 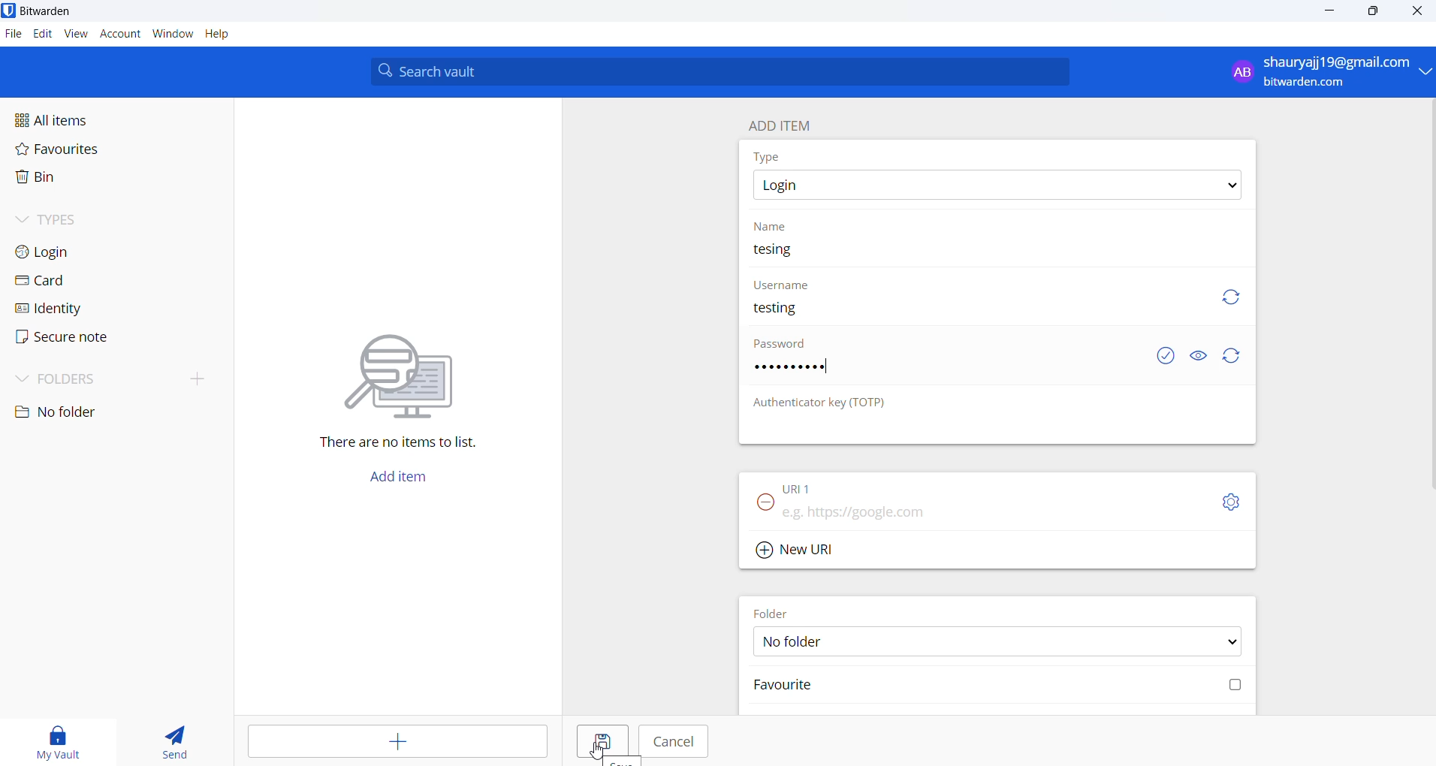 I want to click on Item type options dropdown, so click(x=996, y=185).